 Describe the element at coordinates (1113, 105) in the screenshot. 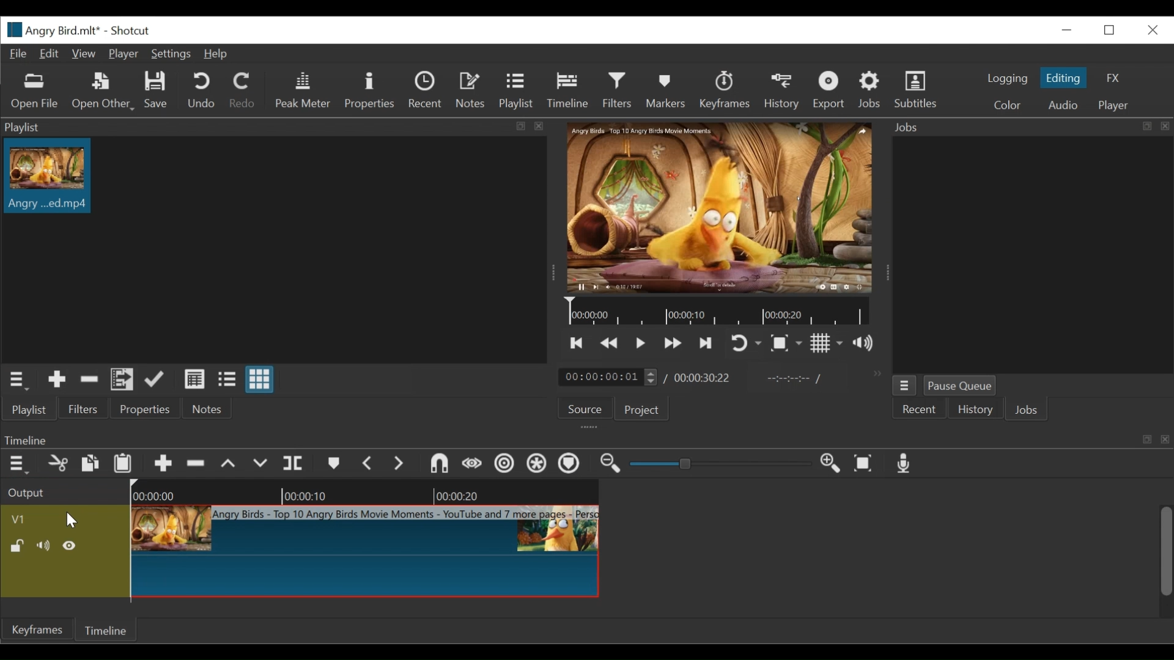

I see `player` at that location.